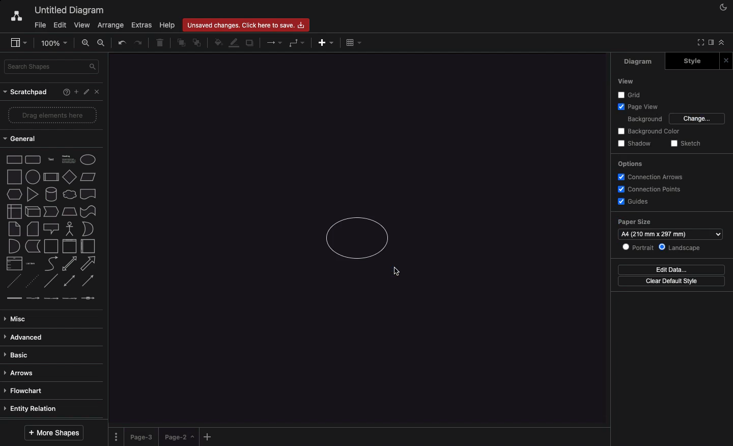 This screenshot has height=446, width=733. What do you see at coordinates (69, 229) in the screenshot?
I see `actor` at bounding box center [69, 229].